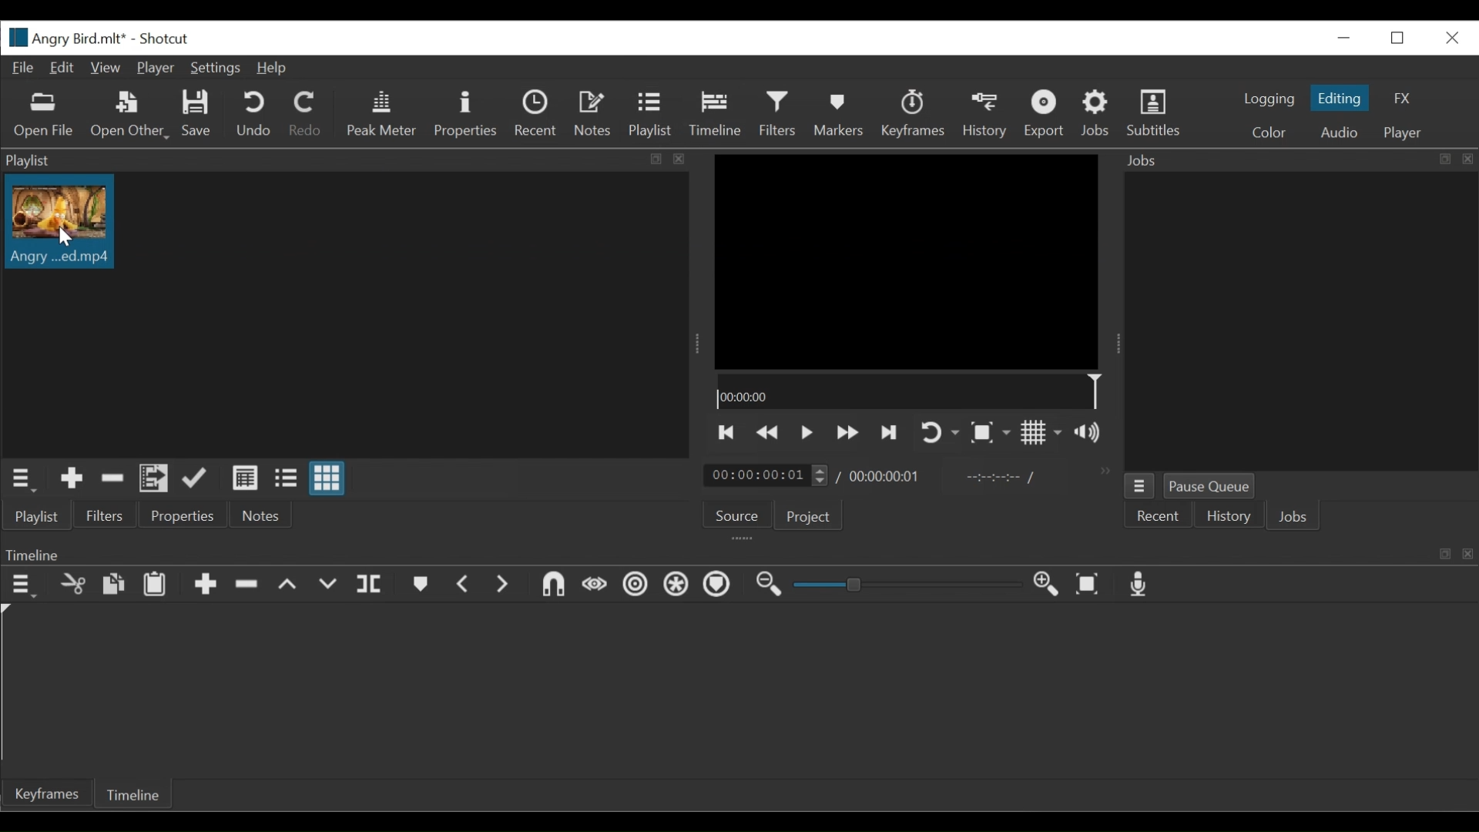 The height and width of the screenshot is (832, 1479). I want to click on Ripple, so click(637, 586).